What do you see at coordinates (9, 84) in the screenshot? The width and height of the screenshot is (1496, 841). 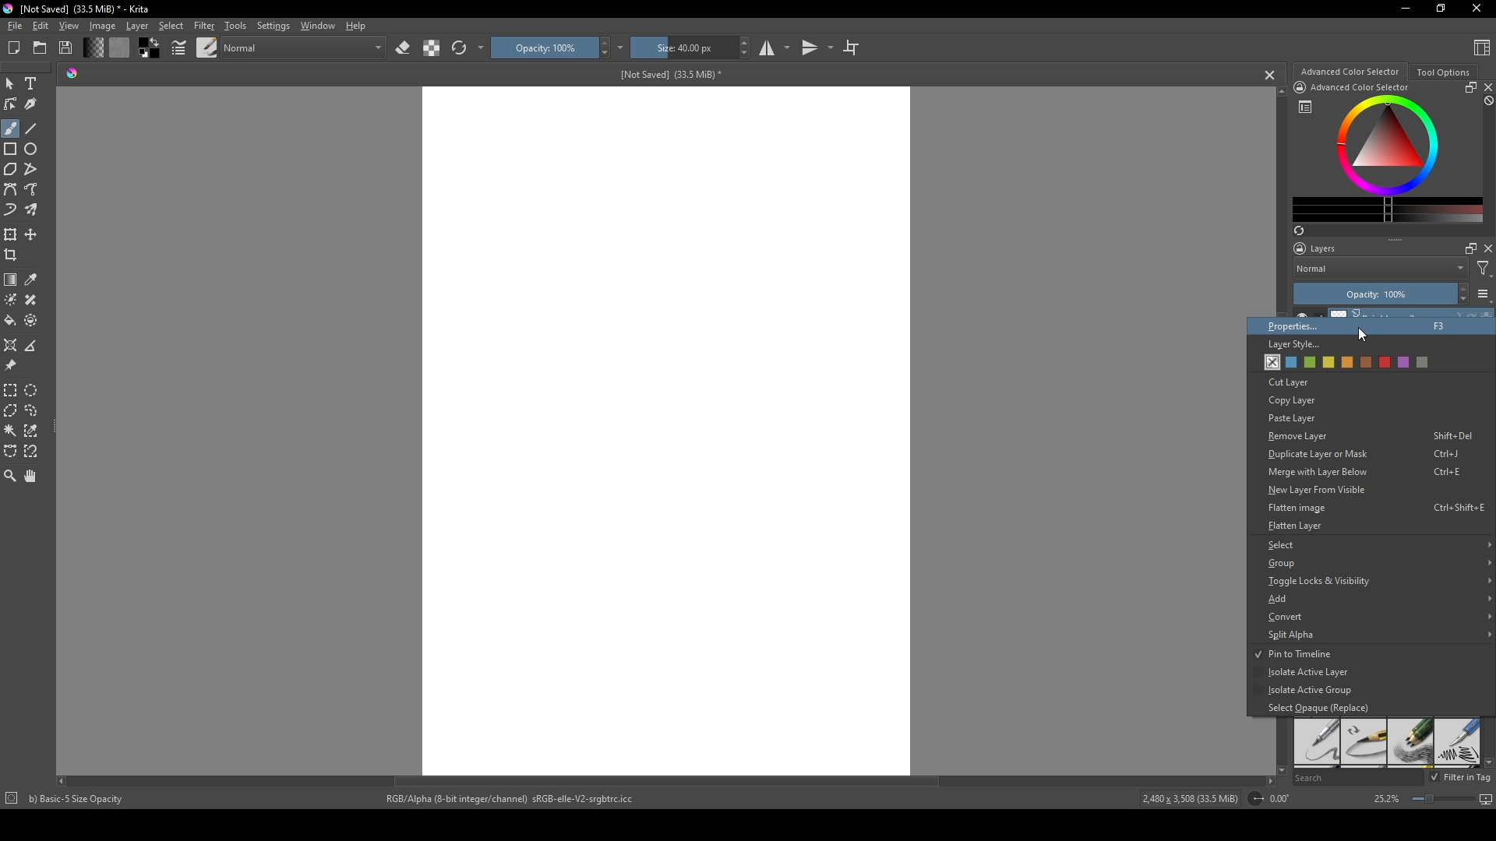 I see `mouse` at bounding box center [9, 84].